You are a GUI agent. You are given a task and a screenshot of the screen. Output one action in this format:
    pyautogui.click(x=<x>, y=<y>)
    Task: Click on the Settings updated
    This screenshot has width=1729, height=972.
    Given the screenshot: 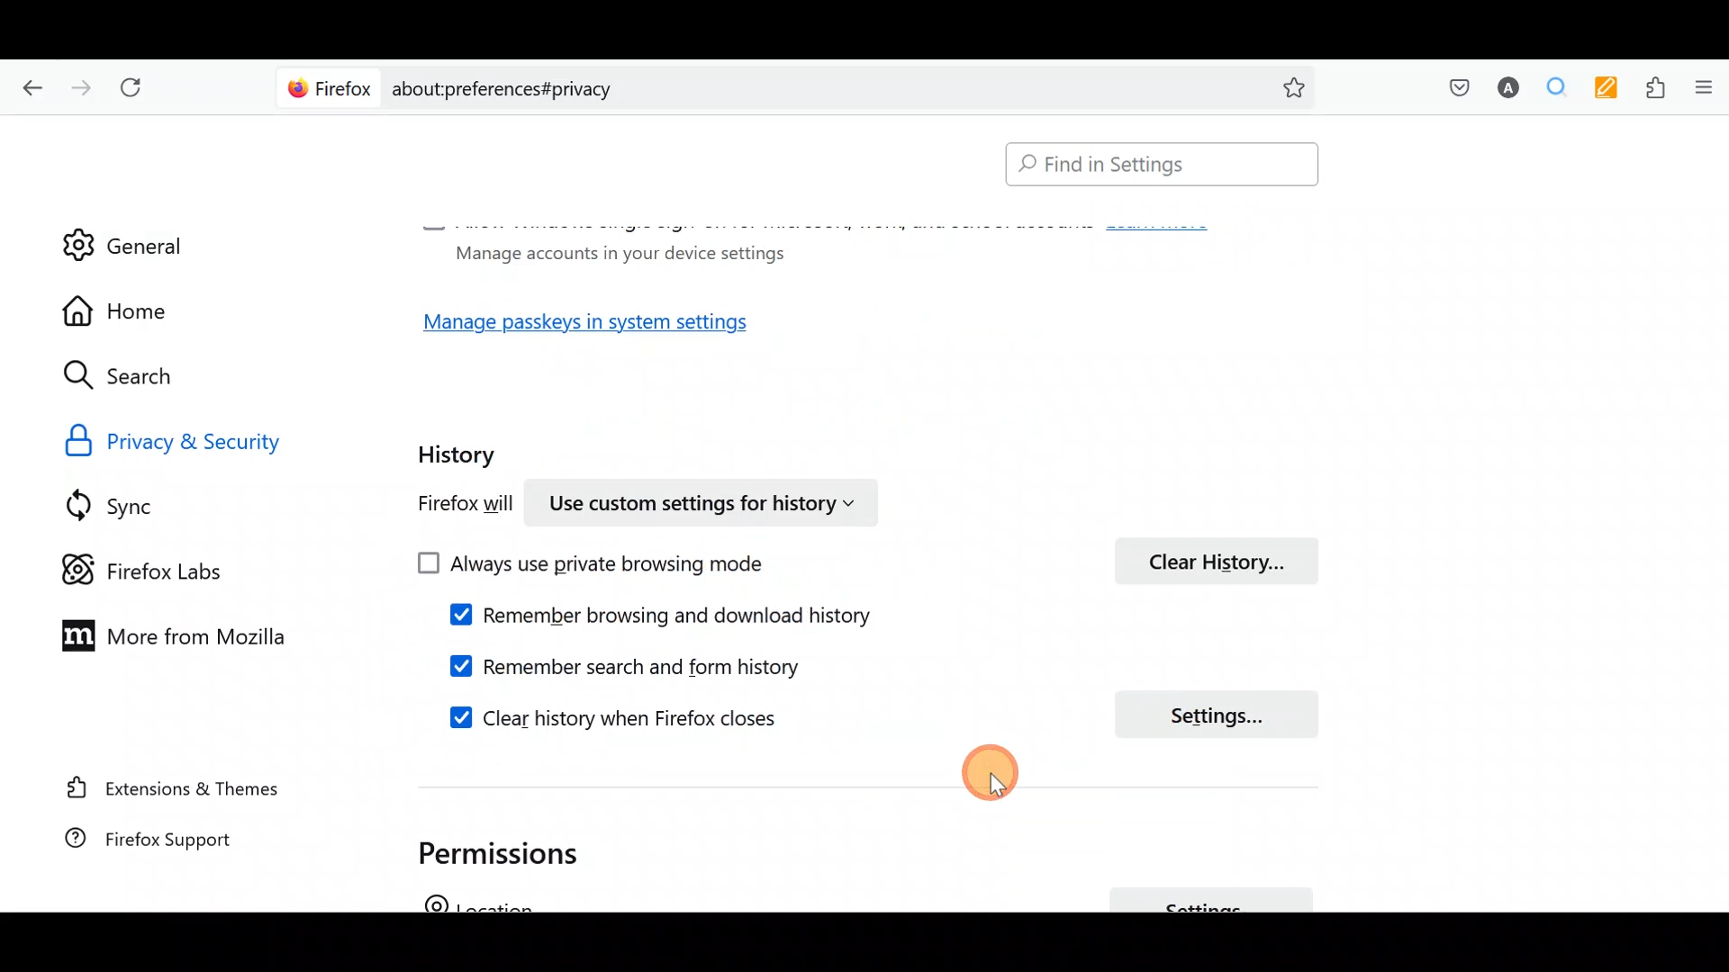 What is the action you would take?
    pyautogui.click(x=906, y=612)
    